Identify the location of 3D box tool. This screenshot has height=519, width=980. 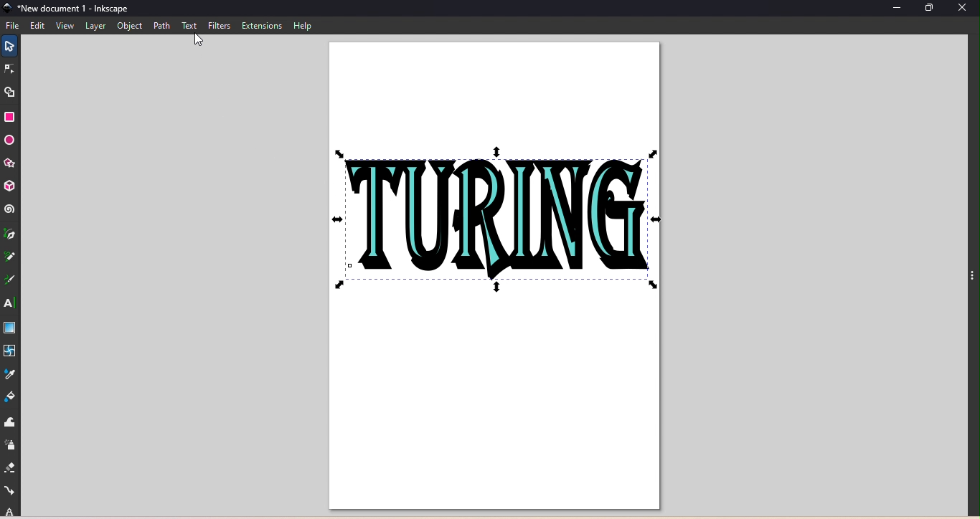
(11, 185).